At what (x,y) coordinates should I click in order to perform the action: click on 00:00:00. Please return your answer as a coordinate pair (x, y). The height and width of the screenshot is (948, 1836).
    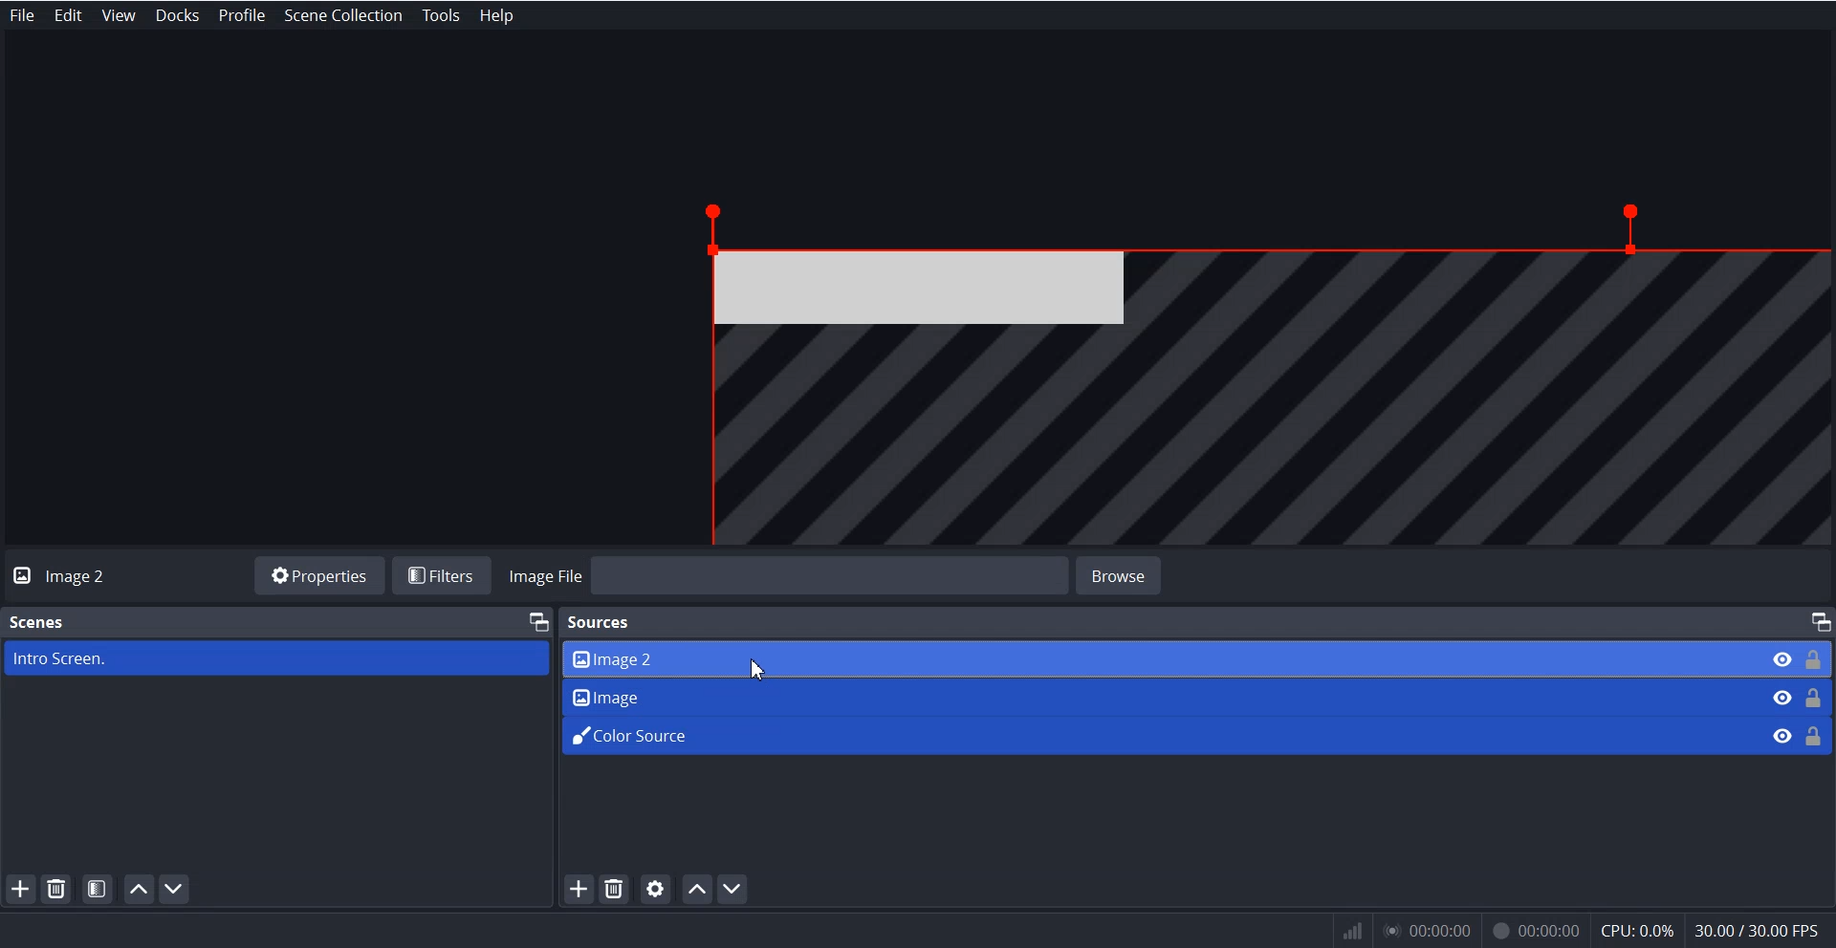
    Looking at the image, I should click on (1431, 931).